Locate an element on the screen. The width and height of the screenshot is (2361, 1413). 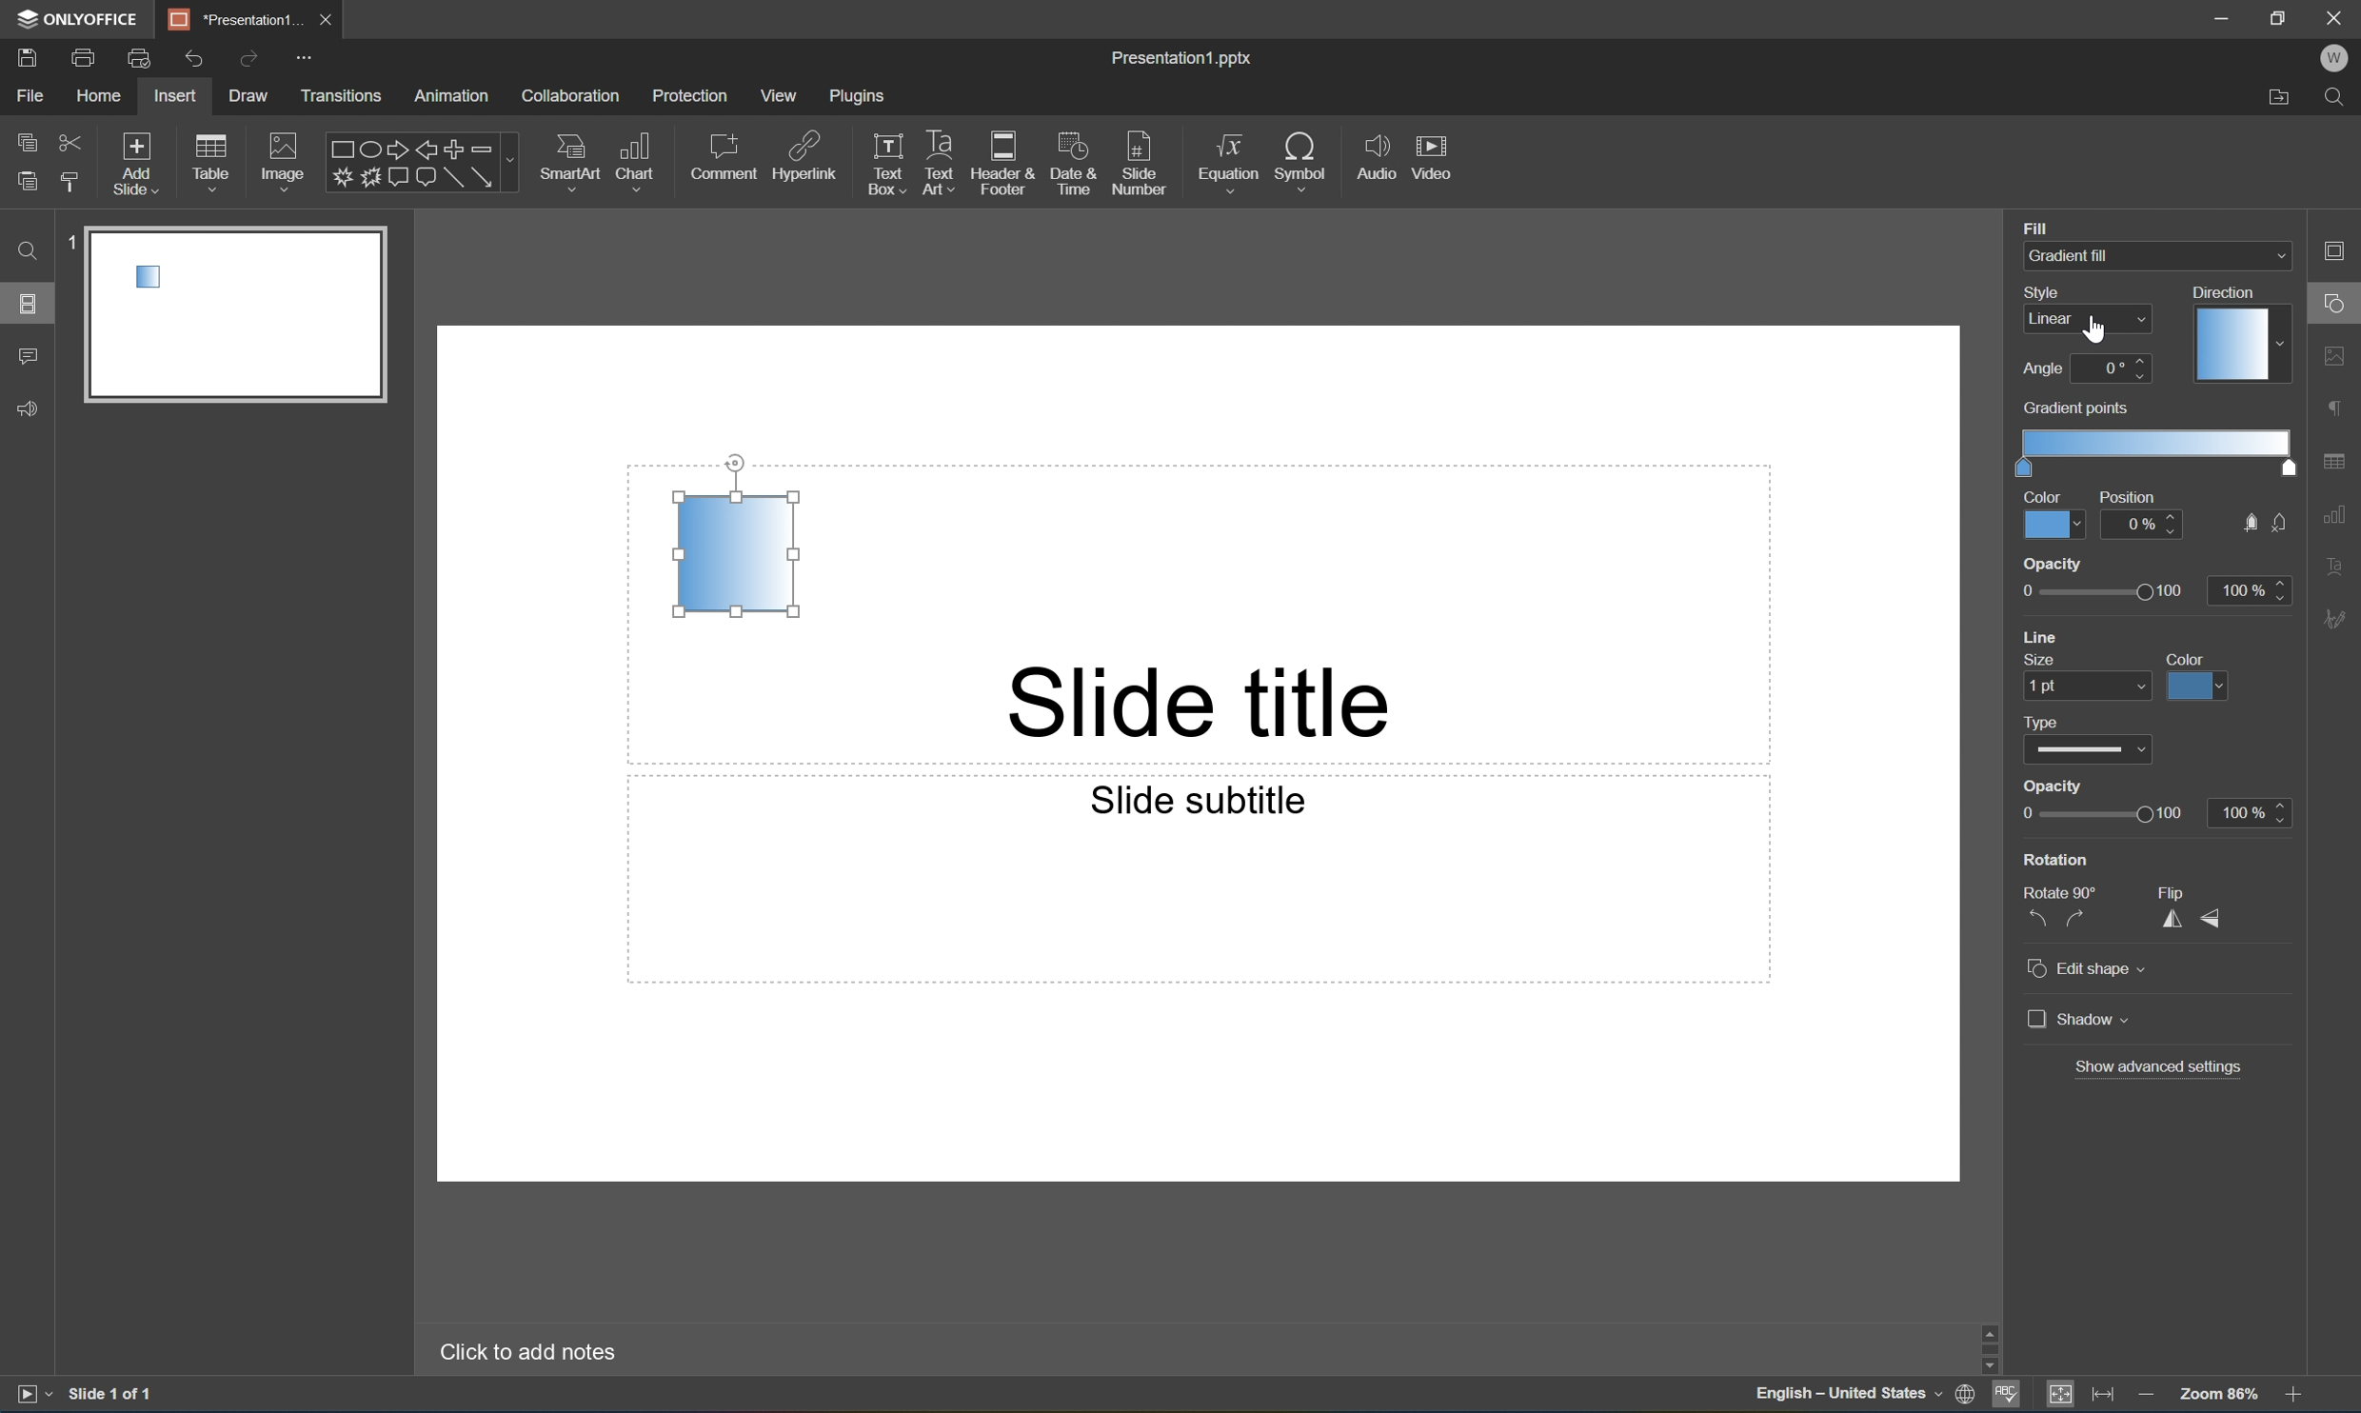
Slide title is located at coordinates (1232, 705).